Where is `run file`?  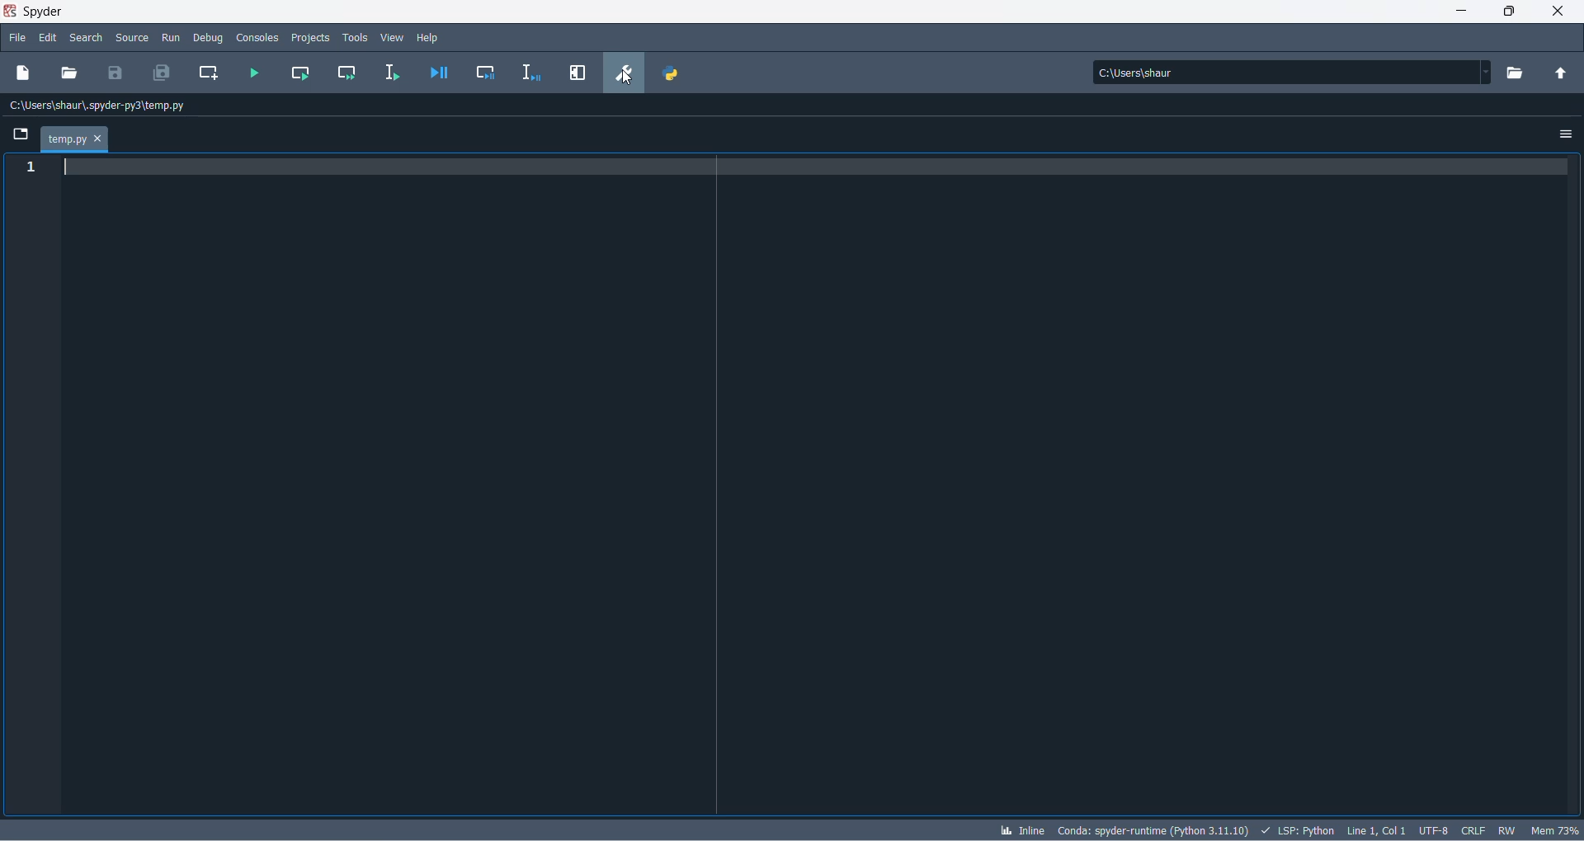 run file is located at coordinates (250, 73).